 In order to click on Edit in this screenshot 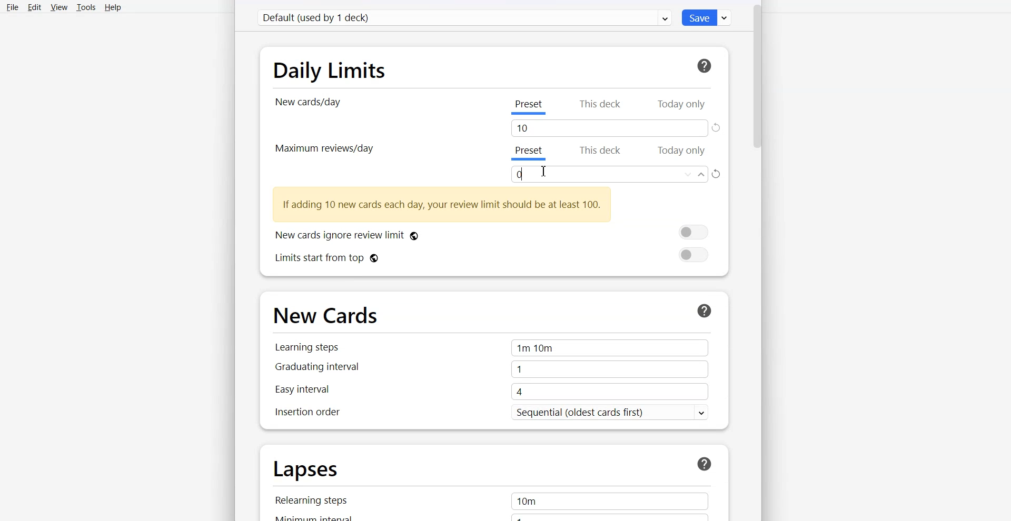, I will do `click(33, 7)`.